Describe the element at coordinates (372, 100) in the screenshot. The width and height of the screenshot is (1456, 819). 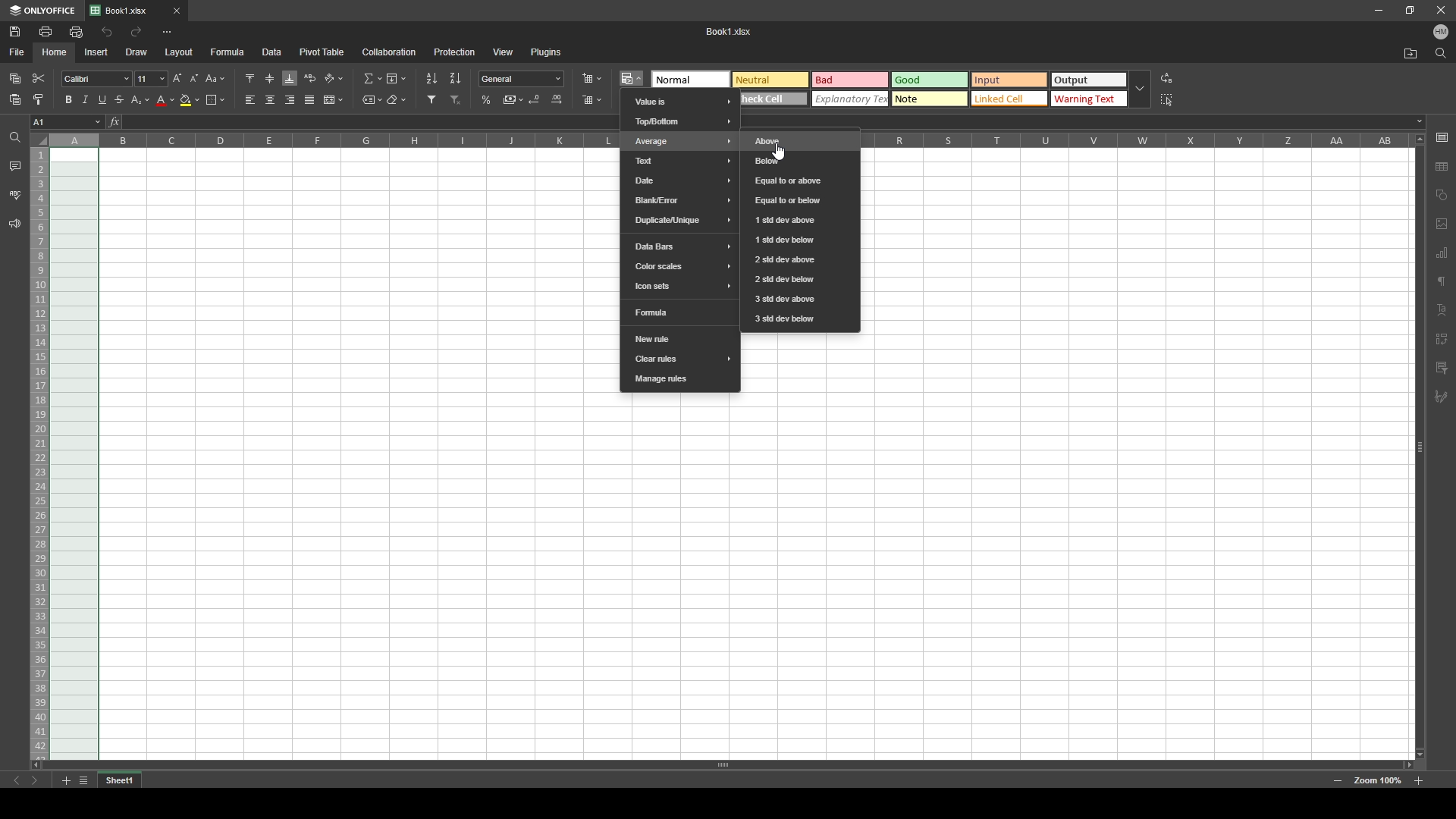
I see `named ranges` at that location.